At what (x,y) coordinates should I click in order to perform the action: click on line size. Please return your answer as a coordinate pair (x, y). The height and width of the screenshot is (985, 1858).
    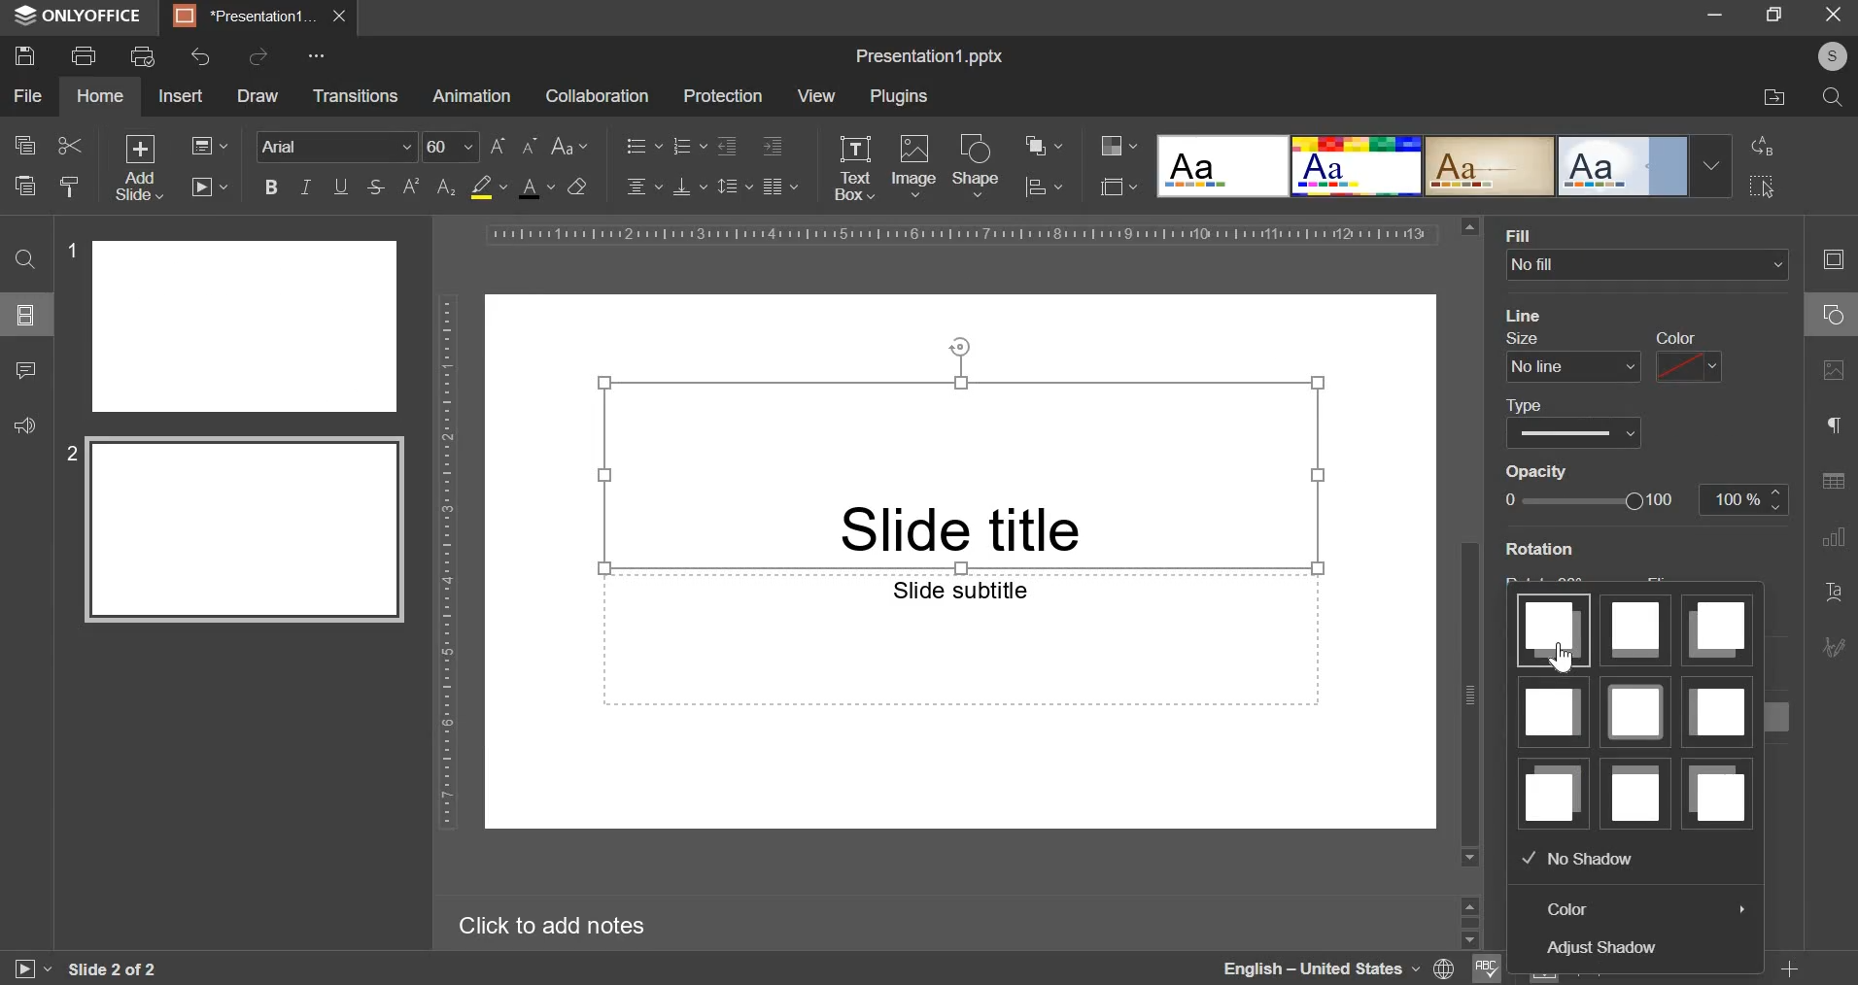
    Looking at the image, I should click on (1571, 355).